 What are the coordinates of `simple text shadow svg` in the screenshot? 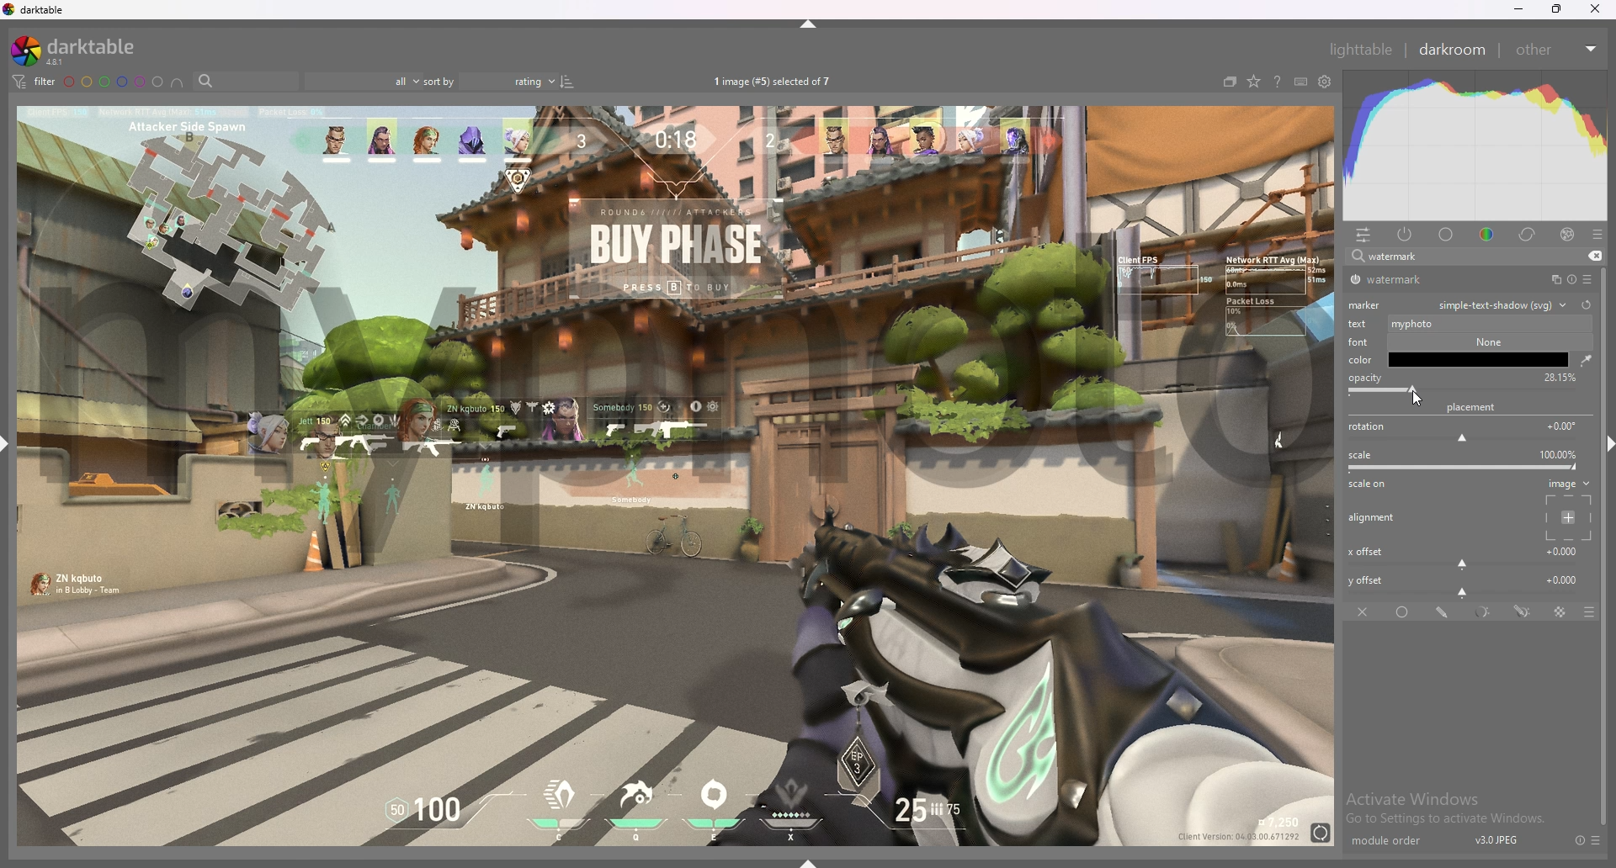 It's located at (1503, 304).